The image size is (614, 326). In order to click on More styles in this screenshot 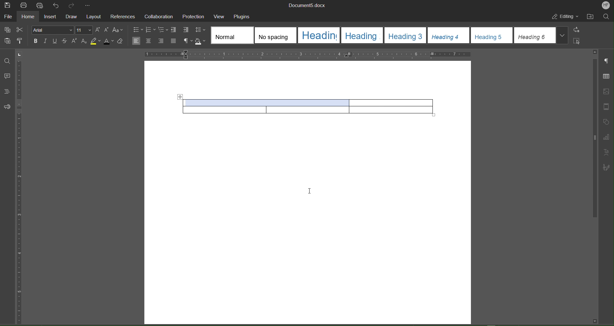, I will do `click(562, 35)`.